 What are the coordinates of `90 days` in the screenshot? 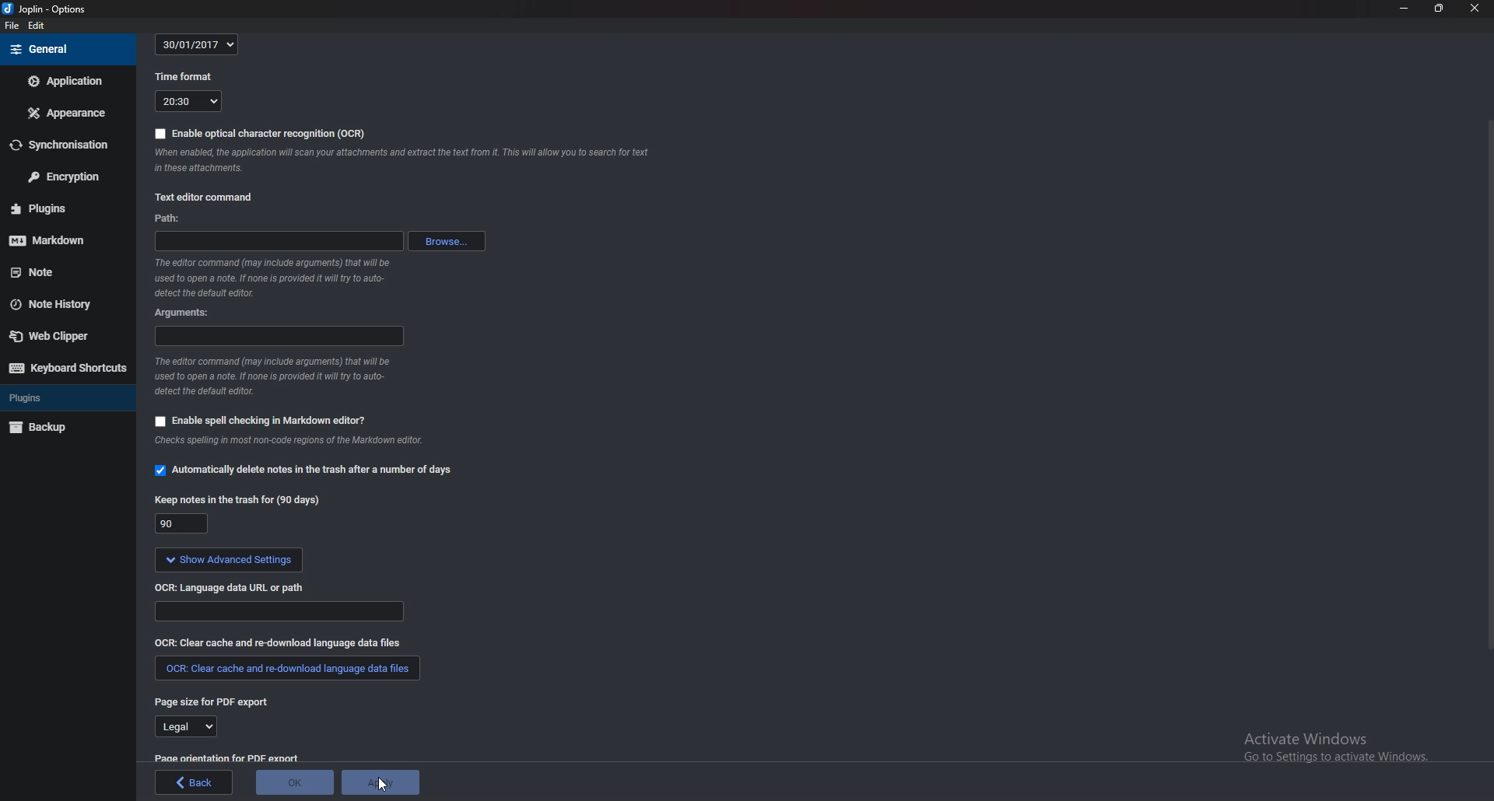 It's located at (182, 524).